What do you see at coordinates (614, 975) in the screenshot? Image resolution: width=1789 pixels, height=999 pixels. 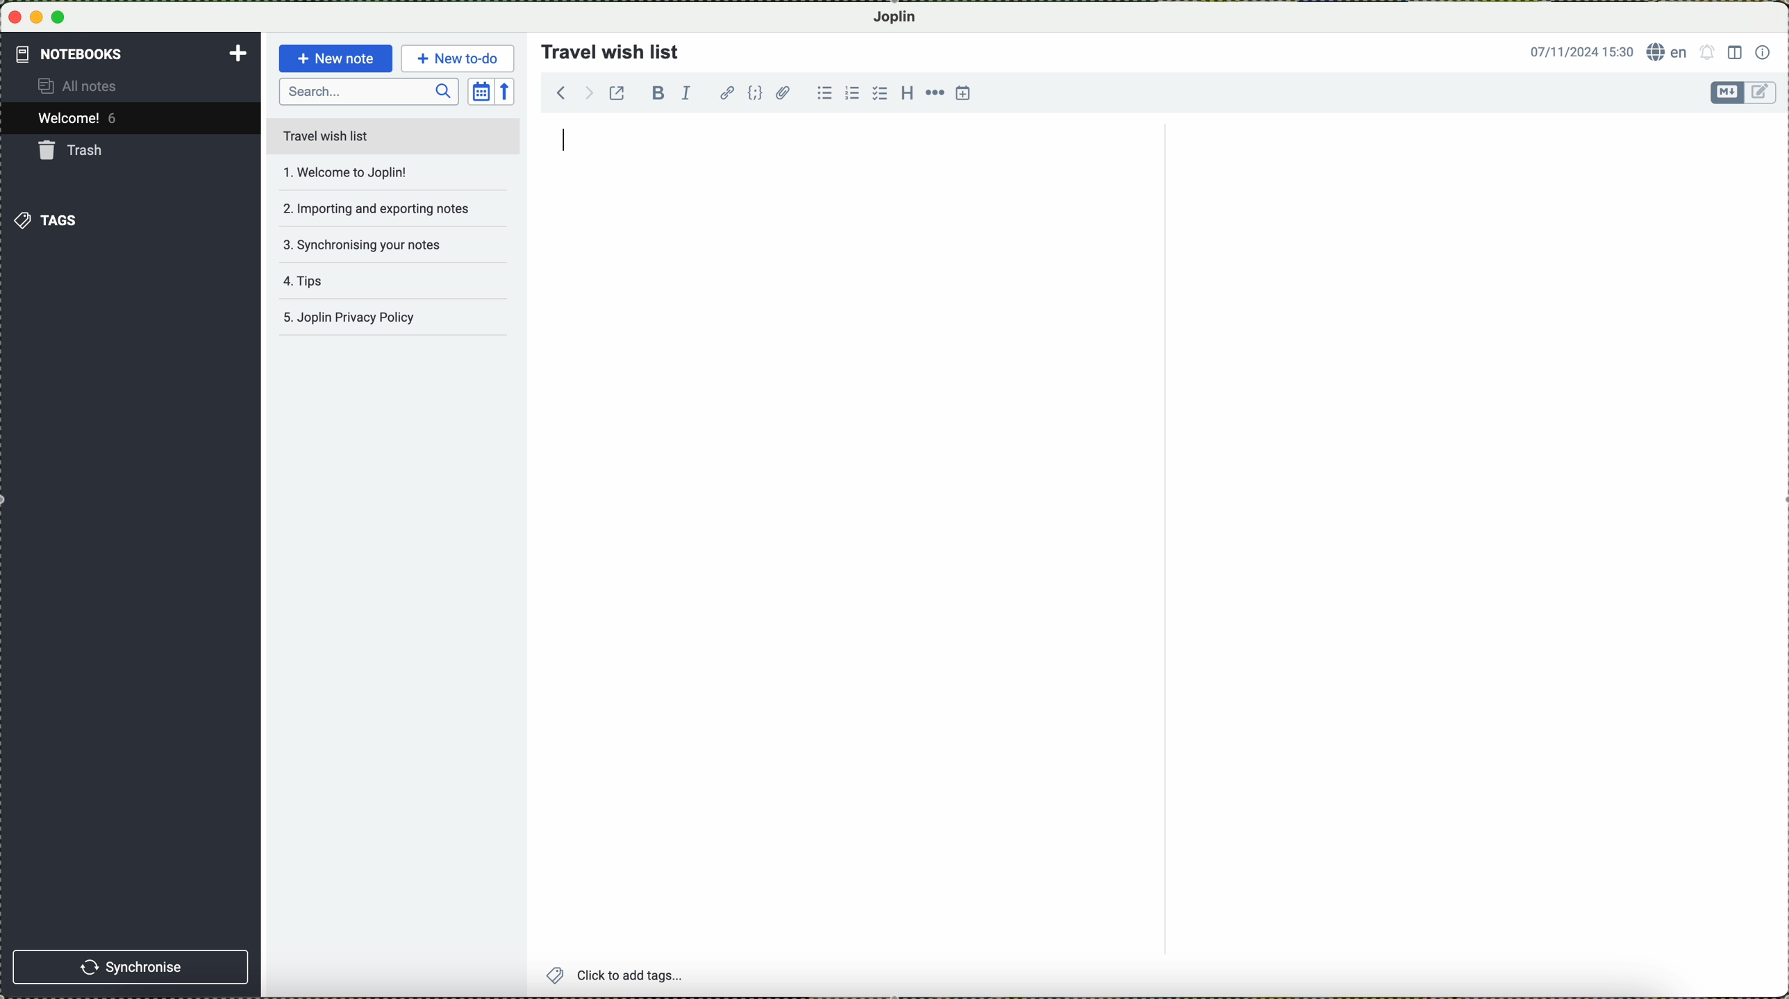 I see `add tags` at bounding box center [614, 975].